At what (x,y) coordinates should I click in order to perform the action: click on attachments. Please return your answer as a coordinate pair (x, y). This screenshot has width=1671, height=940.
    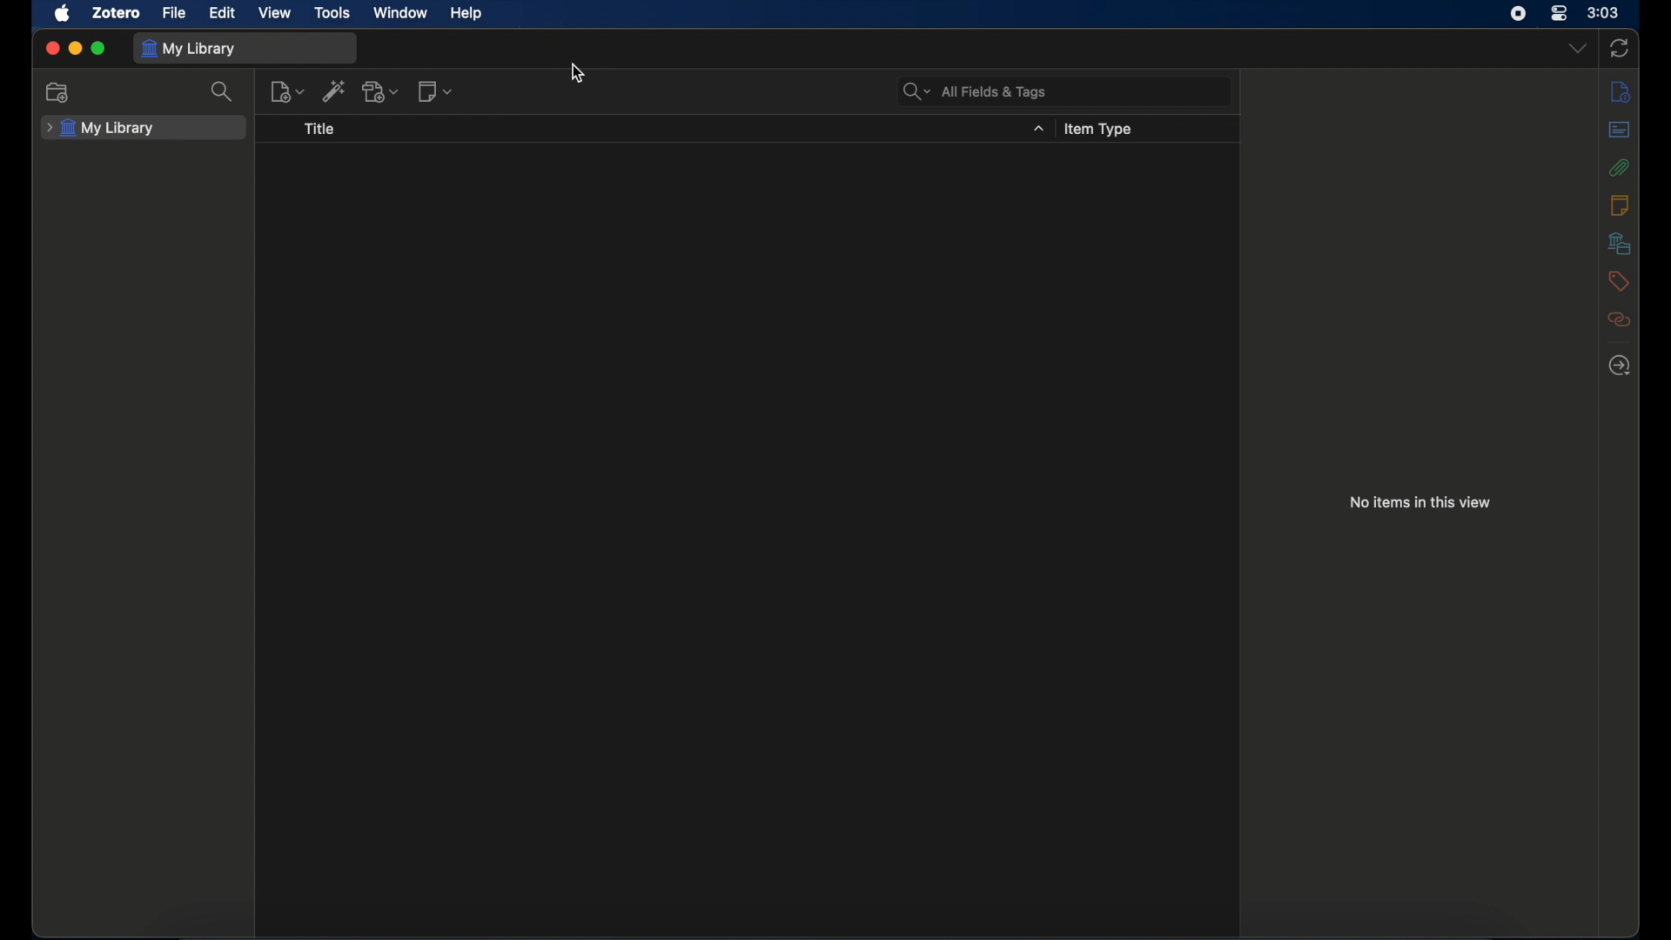
    Looking at the image, I should click on (1619, 168).